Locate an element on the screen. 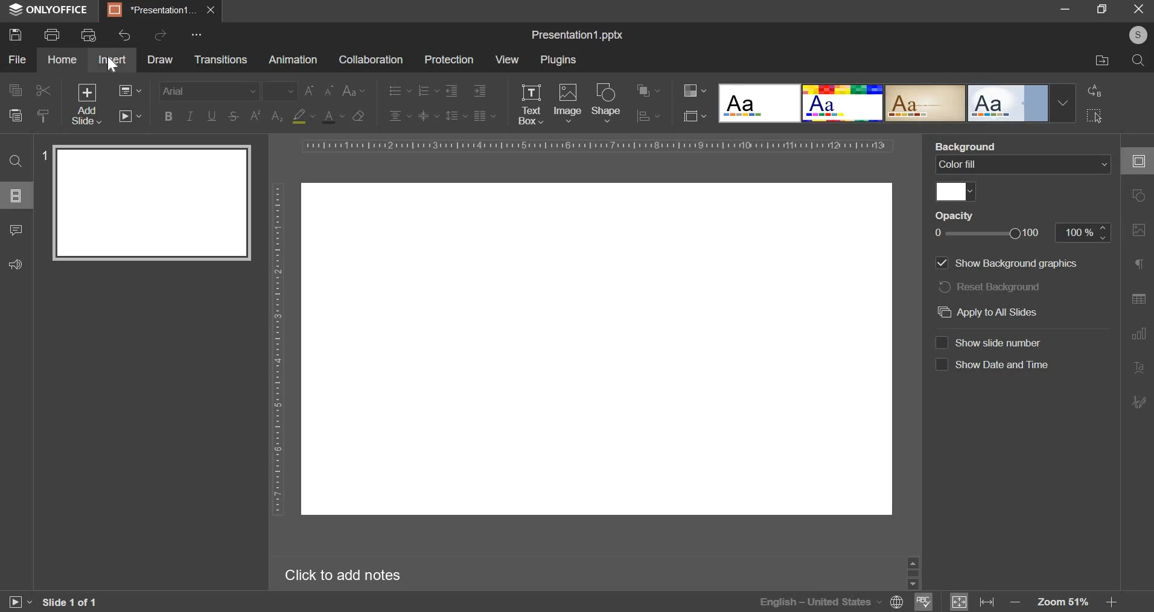 The image size is (1154, 612). presentation name is located at coordinates (578, 35).